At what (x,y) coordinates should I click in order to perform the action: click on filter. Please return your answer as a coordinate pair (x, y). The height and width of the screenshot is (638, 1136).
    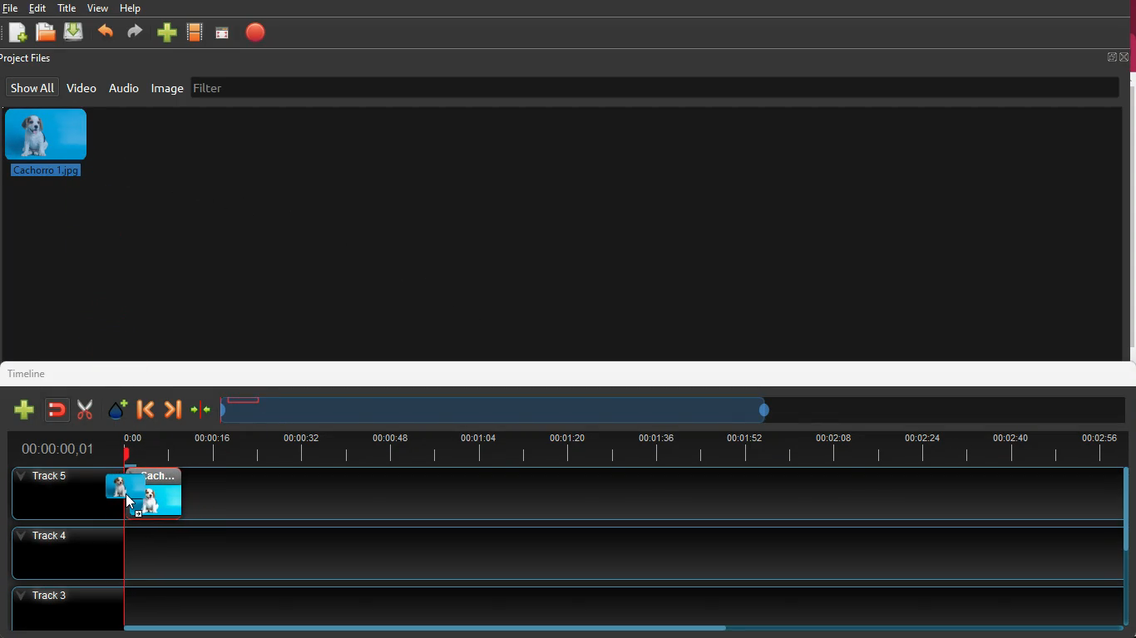
    Looking at the image, I should click on (299, 86).